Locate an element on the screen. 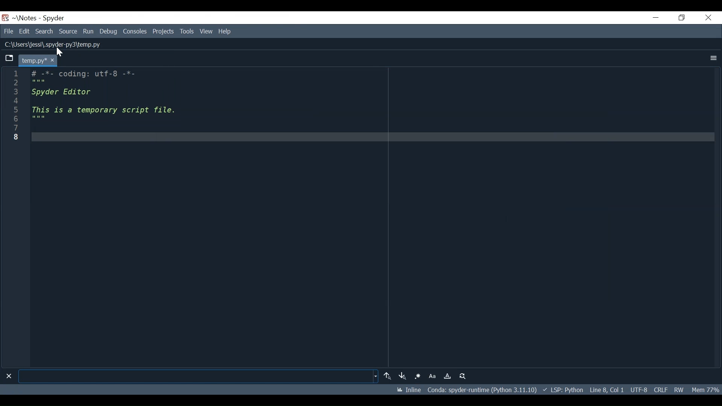  Close is located at coordinates (8, 376).